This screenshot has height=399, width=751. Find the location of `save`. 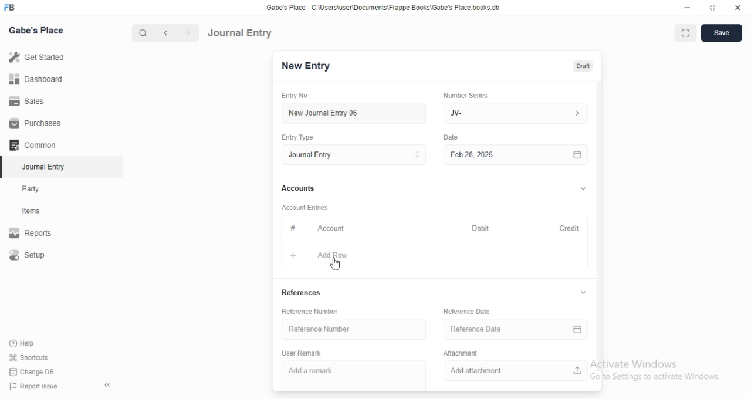

save is located at coordinates (723, 33).